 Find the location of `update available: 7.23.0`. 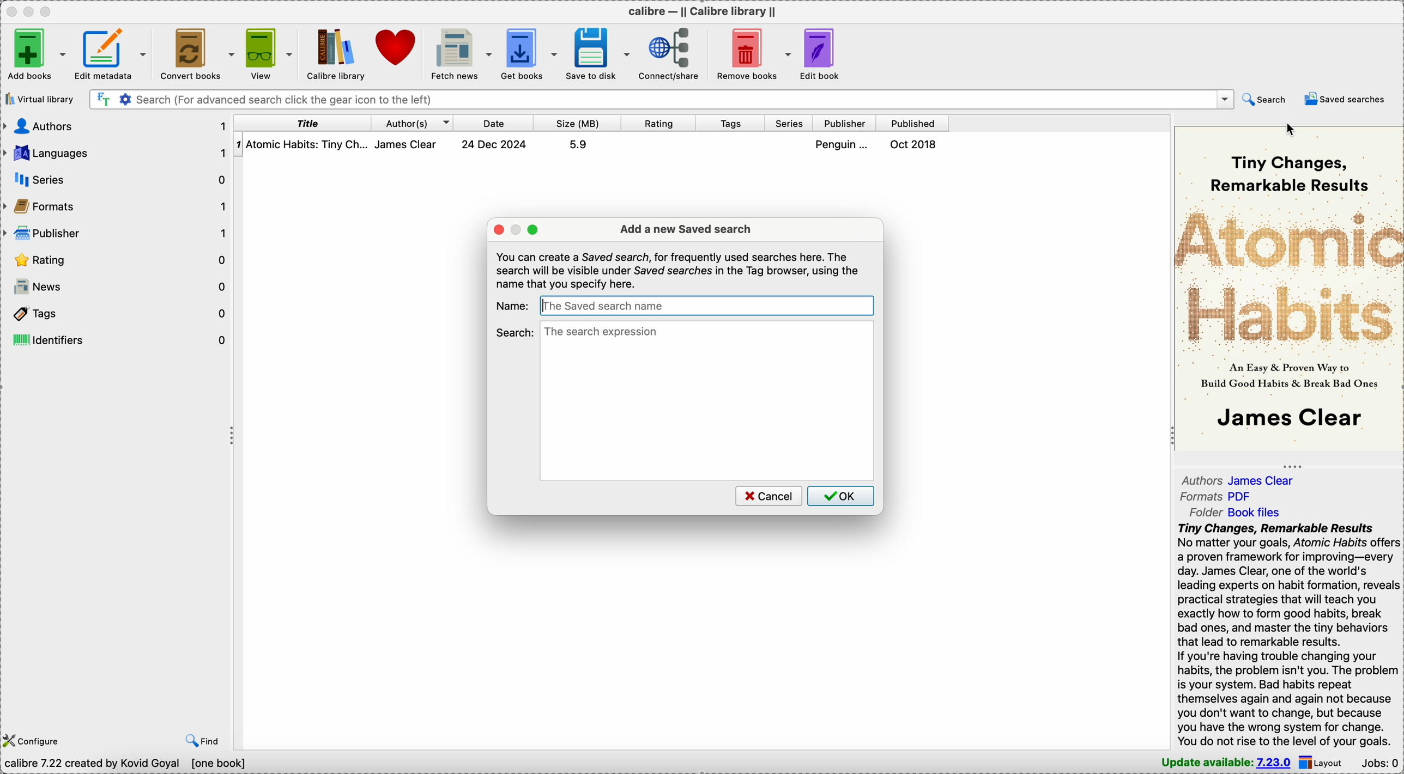

update available: 7.23.0 is located at coordinates (1221, 762).